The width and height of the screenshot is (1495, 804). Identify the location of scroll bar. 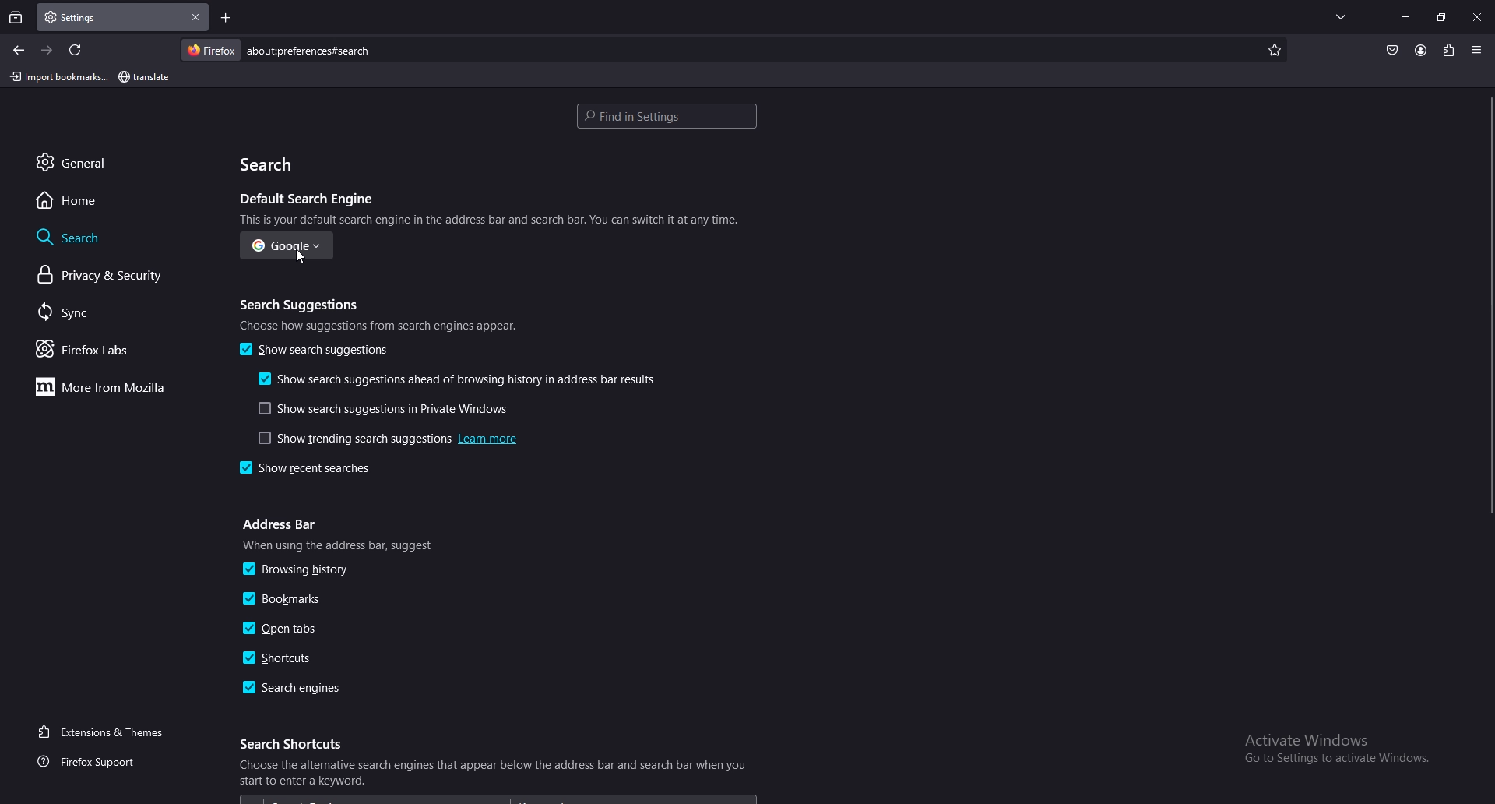
(1486, 305).